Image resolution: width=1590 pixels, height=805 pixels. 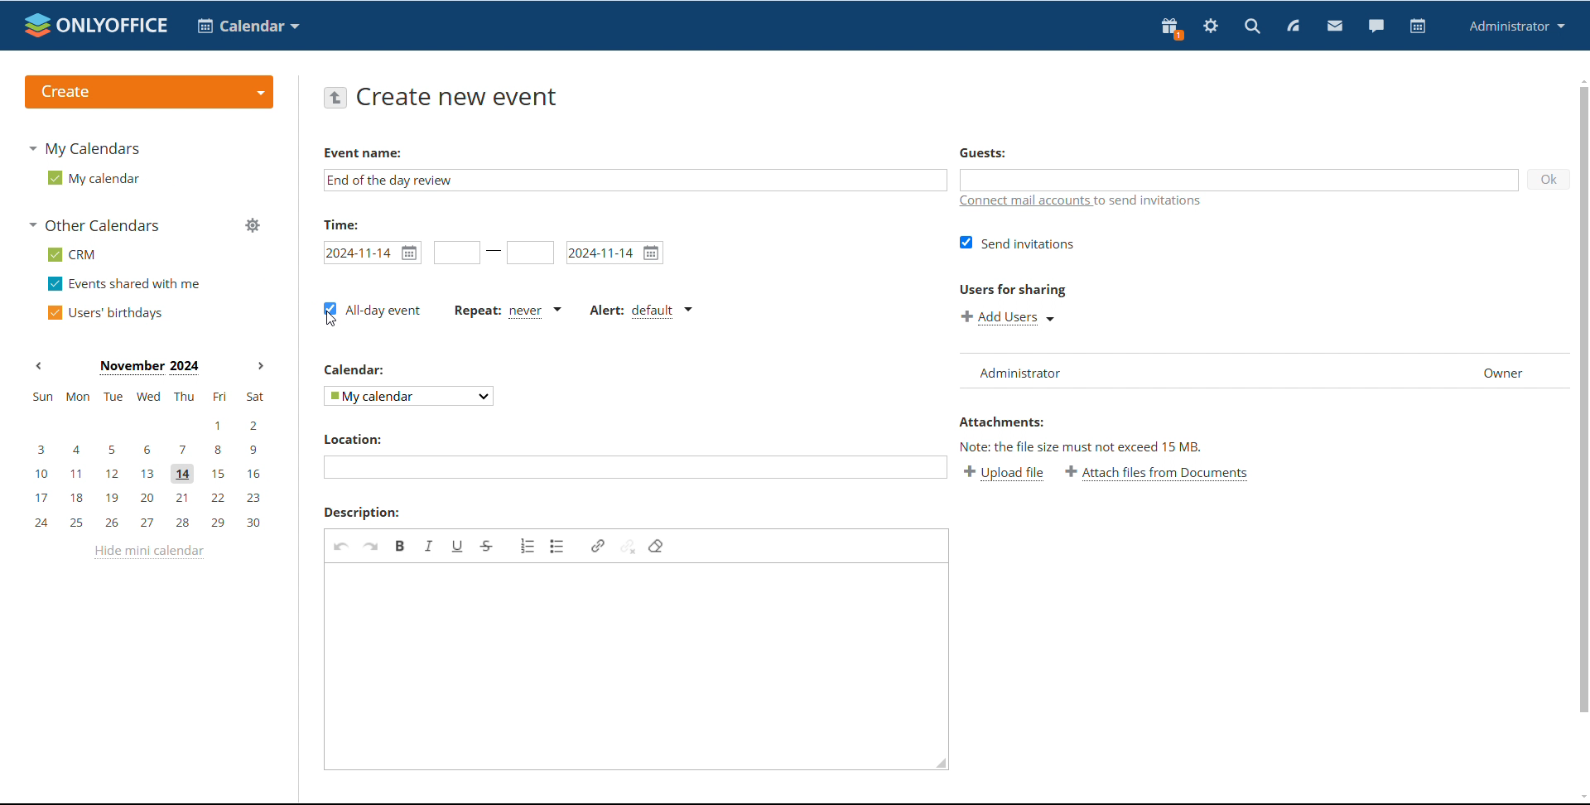 I want to click on events shared with me, so click(x=126, y=283).